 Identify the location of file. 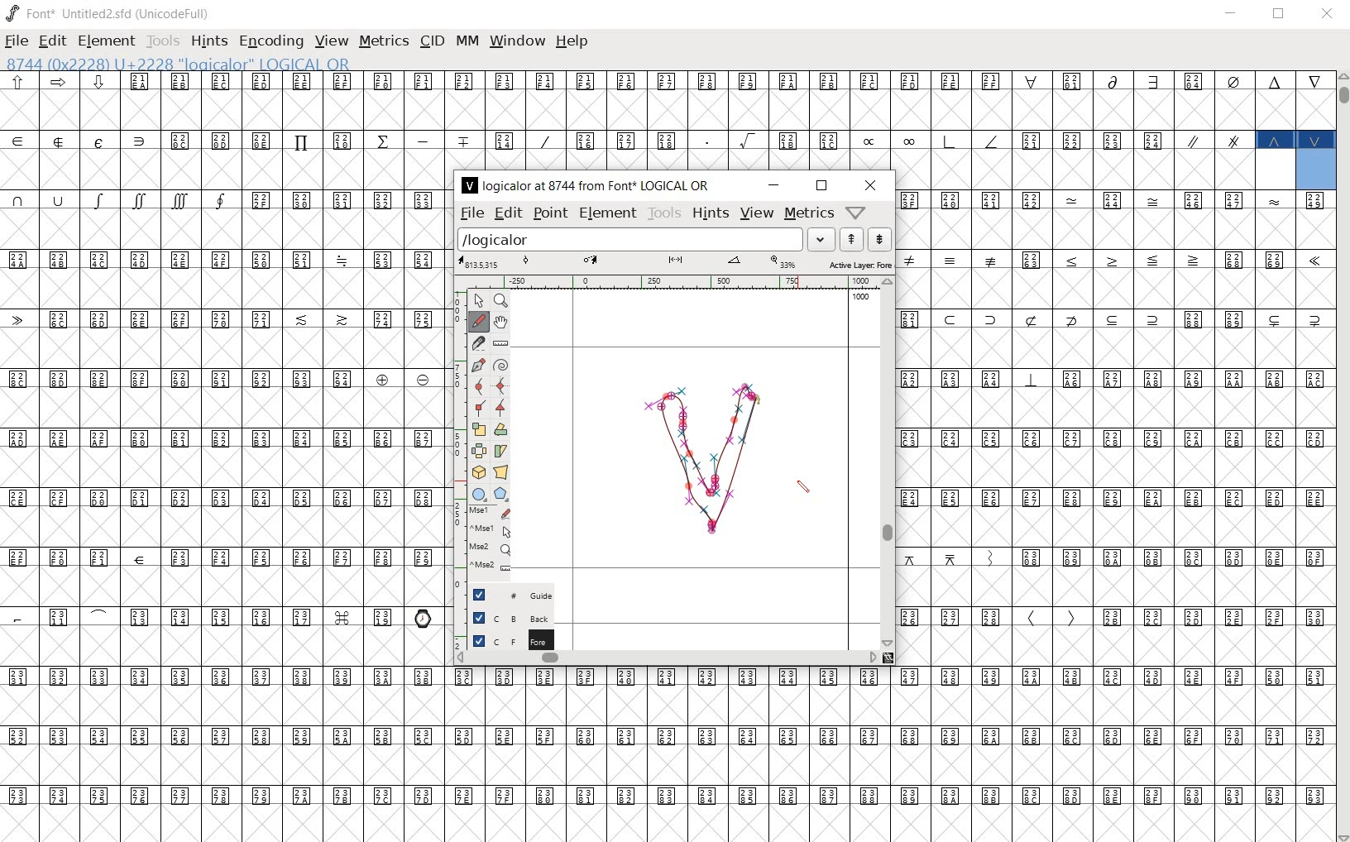
(471, 213).